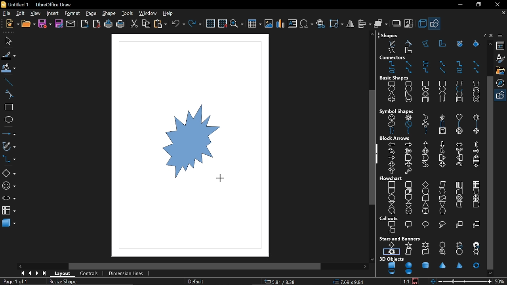 The image size is (507, 285). Describe the element at coordinates (7, 14) in the screenshot. I see `File` at that location.